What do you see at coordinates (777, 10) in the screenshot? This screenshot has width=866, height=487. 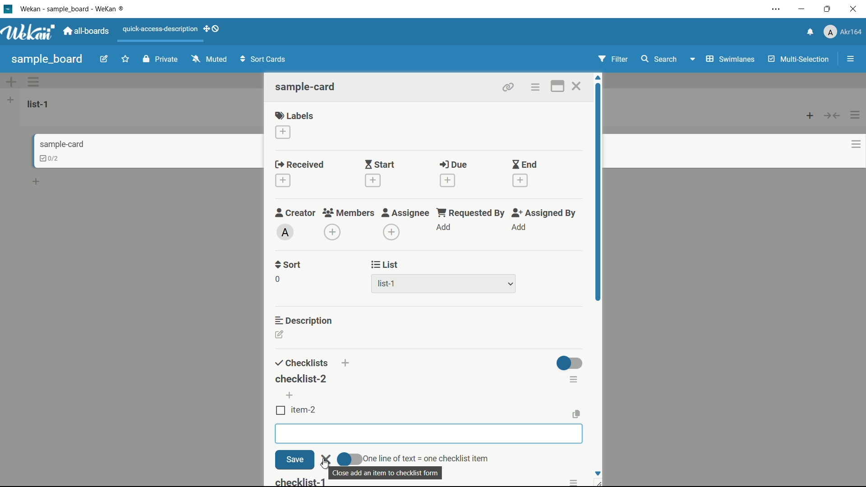 I see `settings and more` at bounding box center [777, 10].